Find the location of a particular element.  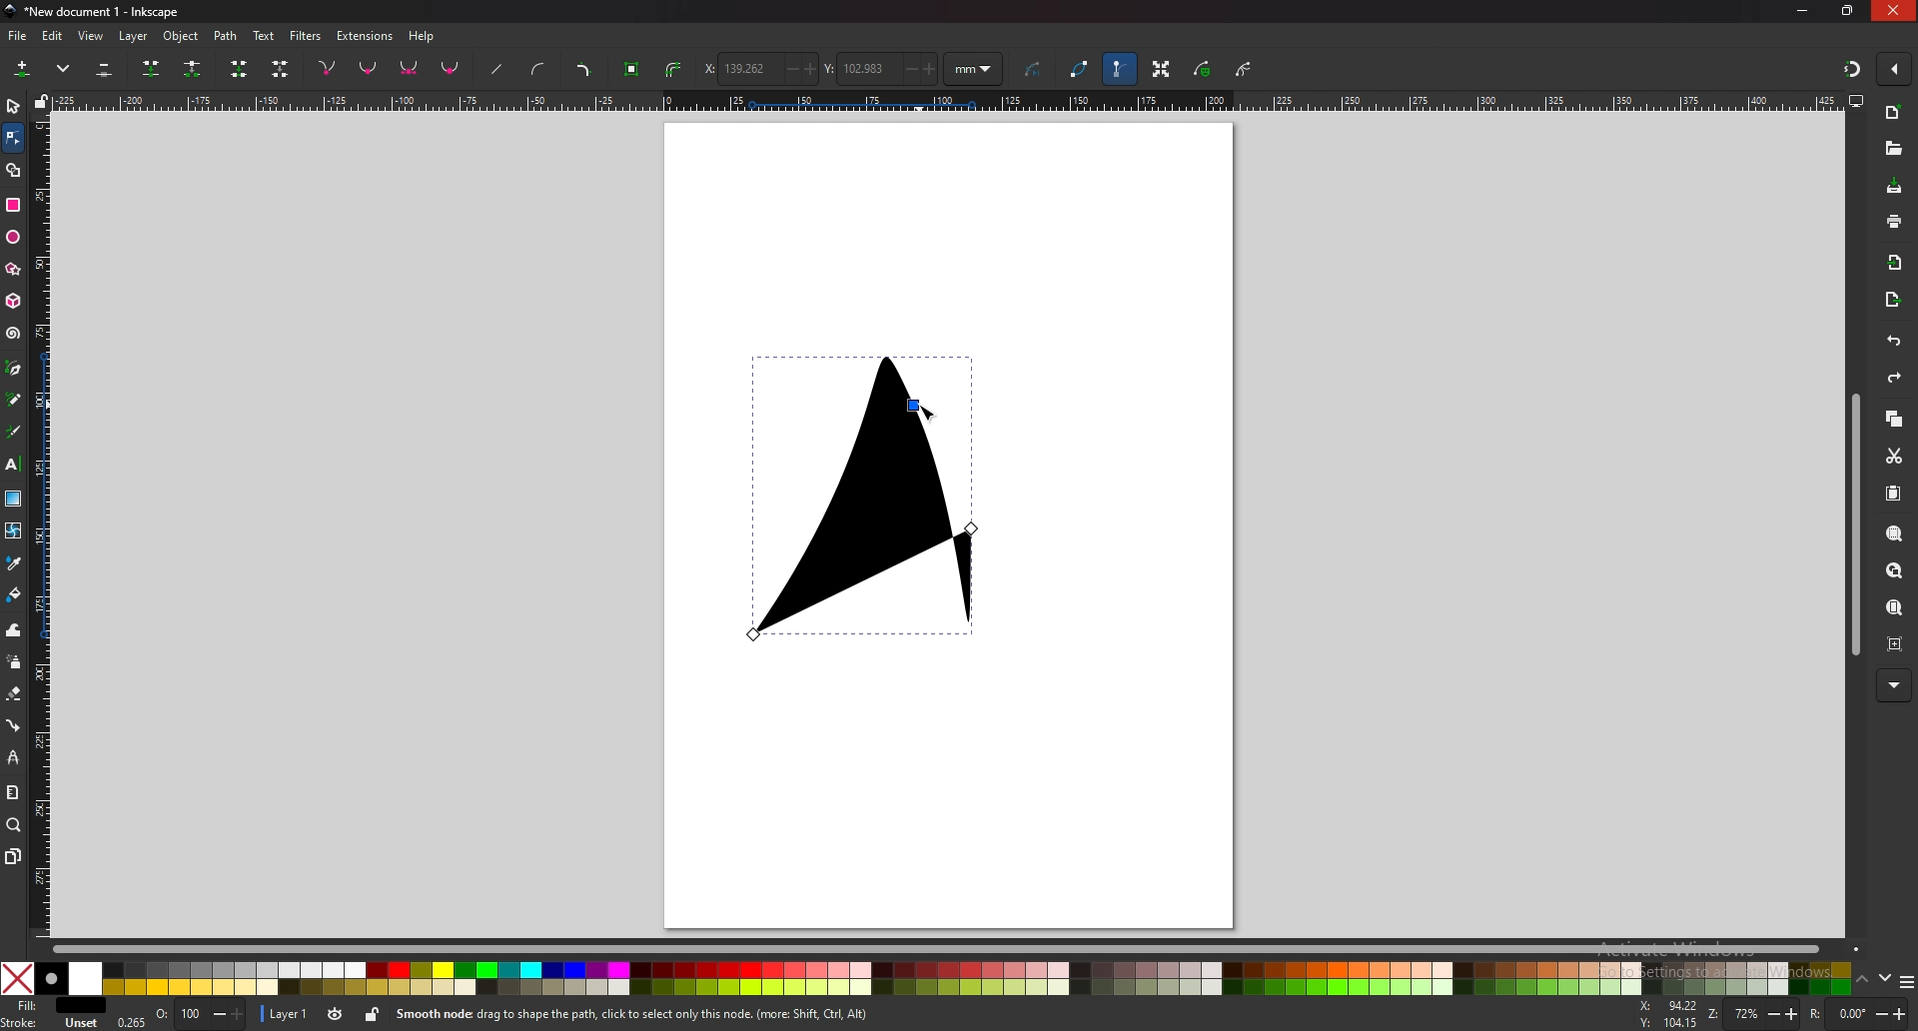

cursor coordinates is located at coordinates (1668, 1014).